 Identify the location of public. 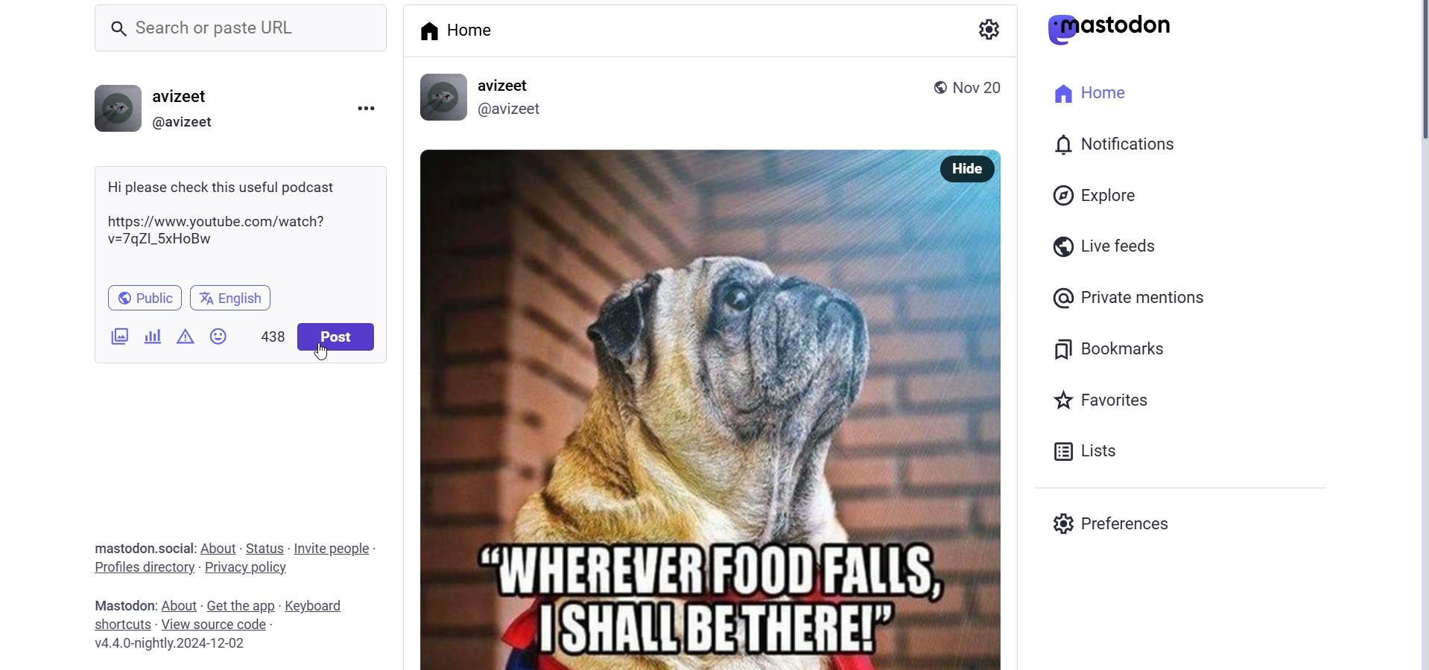
(934, 86).